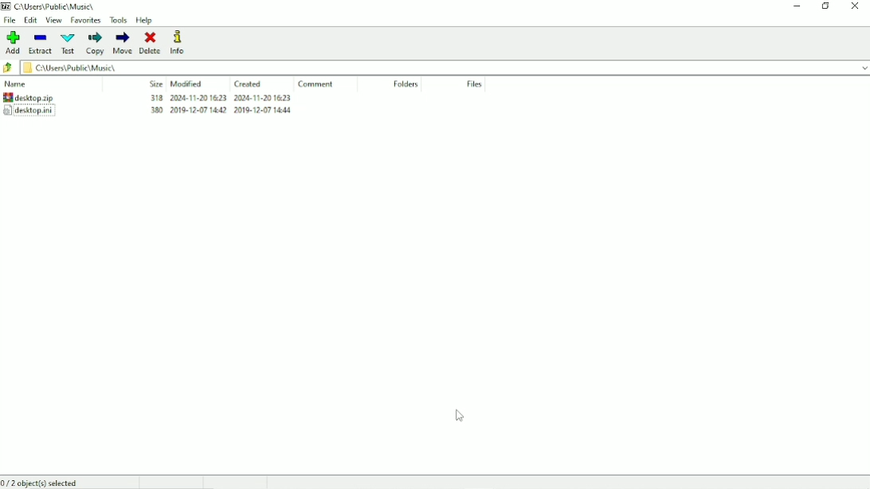  Describe the element at coordinates (856, 6) in the screenshot. I see `Close` at that location.